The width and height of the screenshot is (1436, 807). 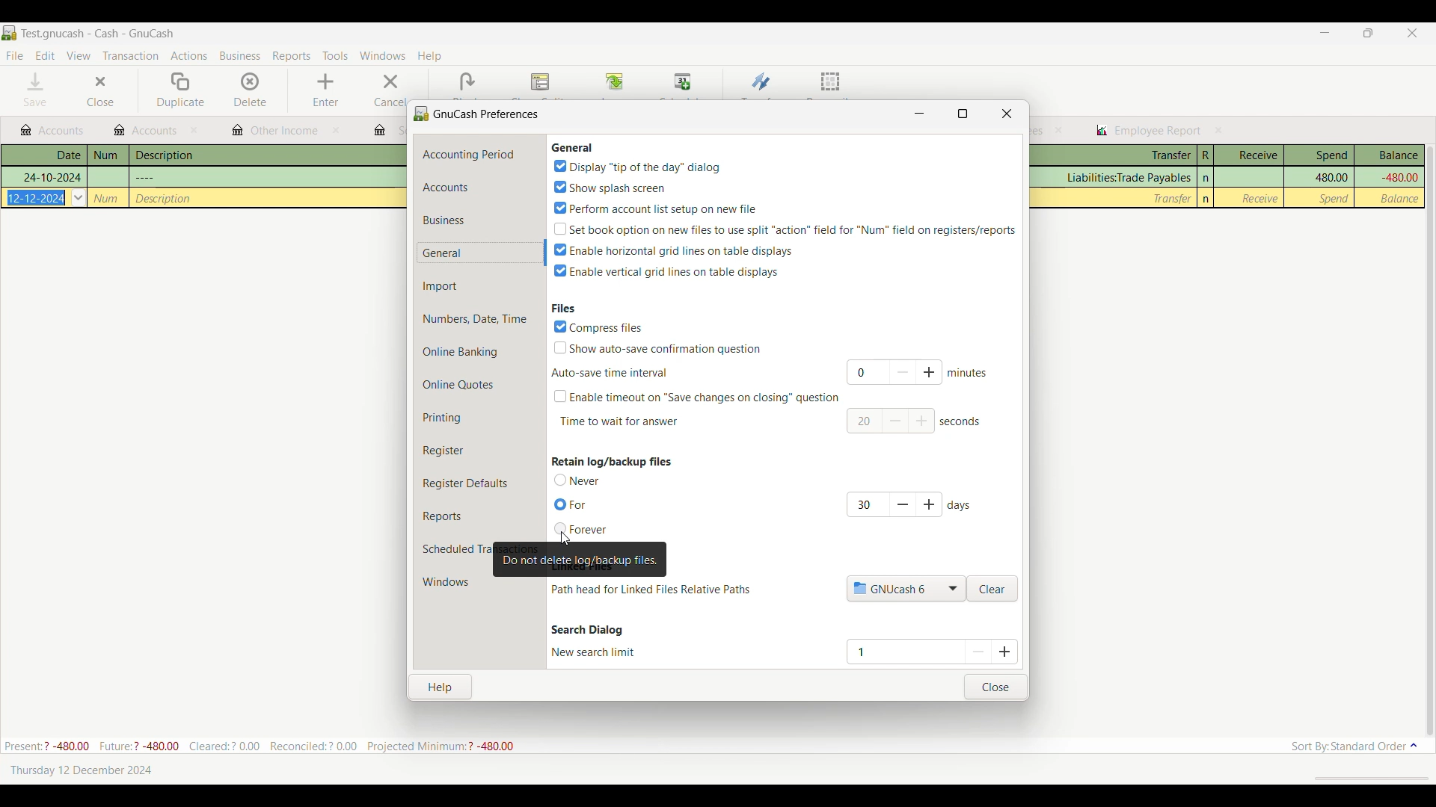 I want to click on Name of current budget tab and software, so click(x=99, y=33).